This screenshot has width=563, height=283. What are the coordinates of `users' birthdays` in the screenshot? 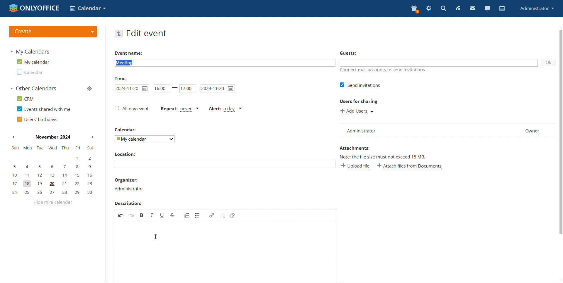 It's located at (37, 119).